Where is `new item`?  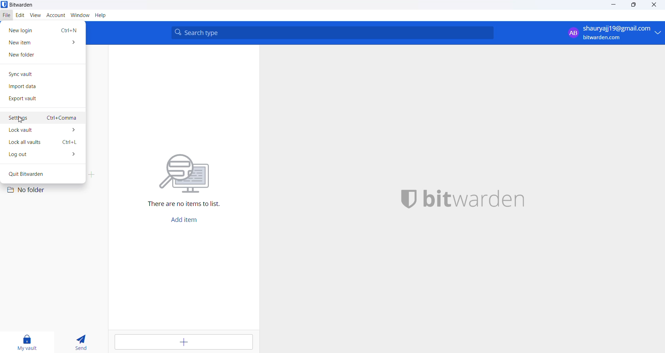
new item is located at coordinates (43, 42).